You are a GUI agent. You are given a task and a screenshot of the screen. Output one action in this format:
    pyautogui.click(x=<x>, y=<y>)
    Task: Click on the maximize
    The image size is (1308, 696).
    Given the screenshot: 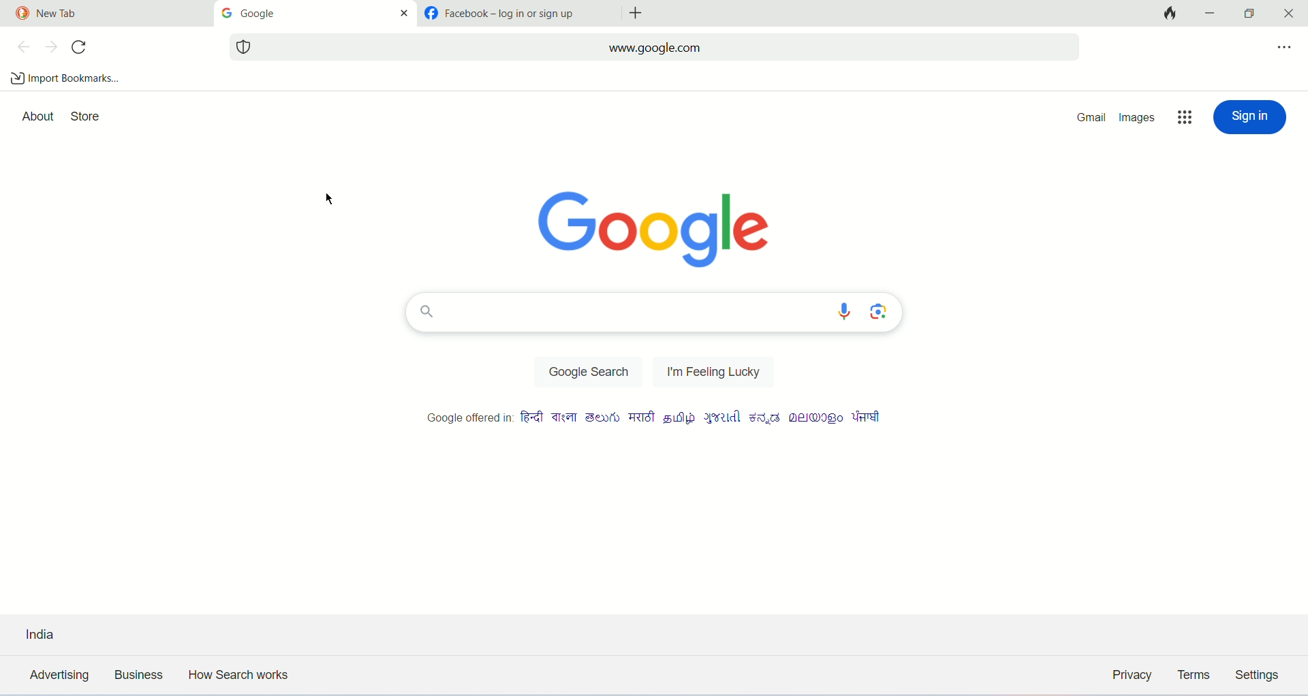 What is the action you would take?
    pyautogui.click(x=1248, y=14)
    